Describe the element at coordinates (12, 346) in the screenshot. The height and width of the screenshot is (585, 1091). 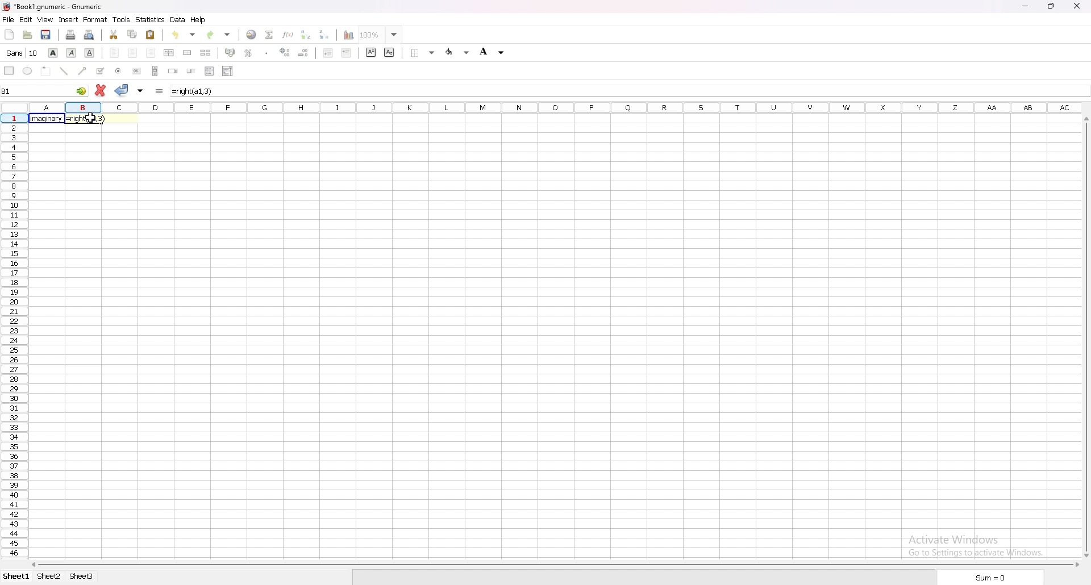
I see `Rows` at that location.